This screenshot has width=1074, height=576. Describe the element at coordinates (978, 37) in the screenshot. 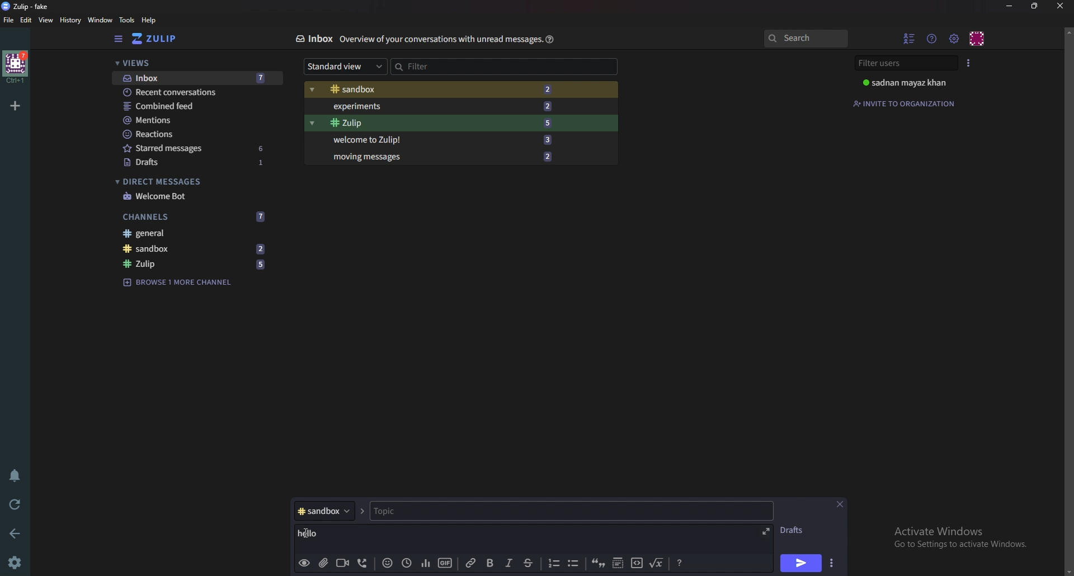

I see `Personal menu` at that location.